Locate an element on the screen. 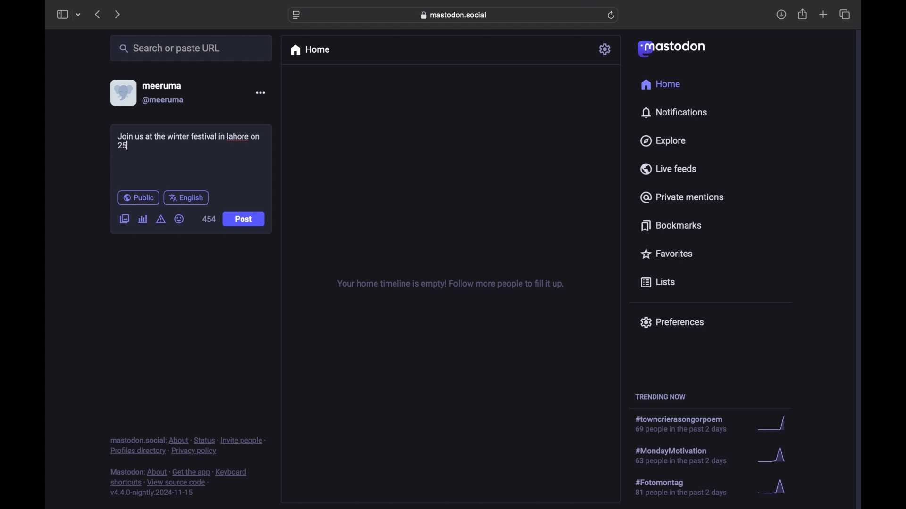  add  poll is located at coordinates (143, 219).